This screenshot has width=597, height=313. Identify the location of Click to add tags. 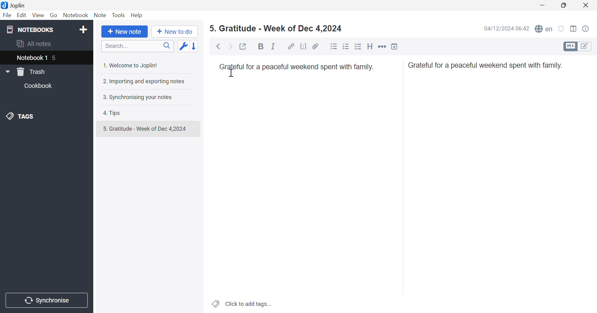
(240, 305).